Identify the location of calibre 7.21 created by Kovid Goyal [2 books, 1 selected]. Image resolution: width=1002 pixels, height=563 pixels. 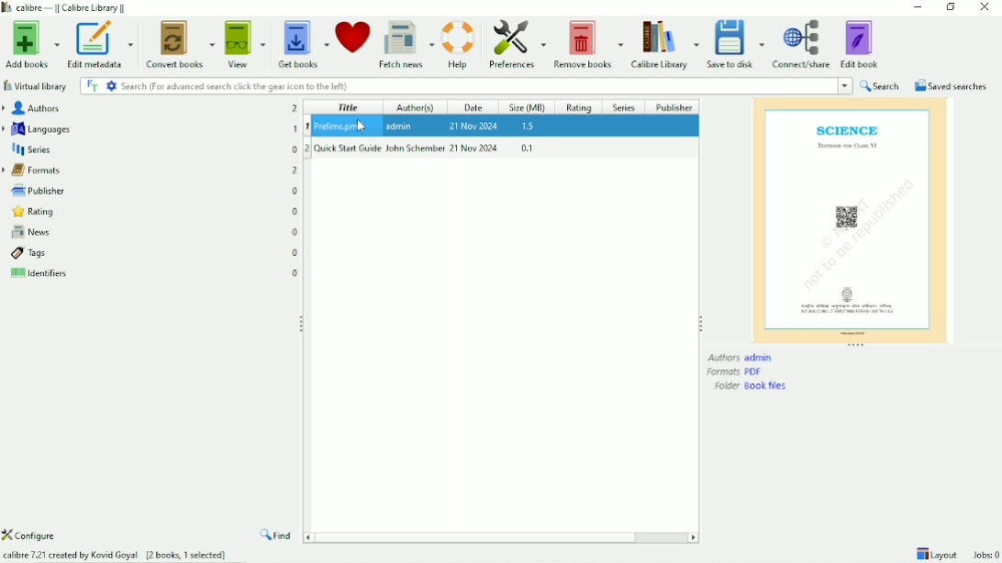
(116, 553).